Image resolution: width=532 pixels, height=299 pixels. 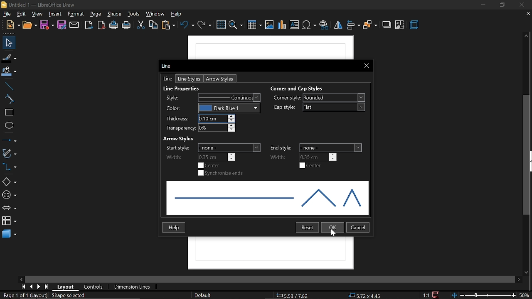 What do you see at coordinates (270, 25) in the screenshot?
I see `insert image` at bounding box center [270, 25].